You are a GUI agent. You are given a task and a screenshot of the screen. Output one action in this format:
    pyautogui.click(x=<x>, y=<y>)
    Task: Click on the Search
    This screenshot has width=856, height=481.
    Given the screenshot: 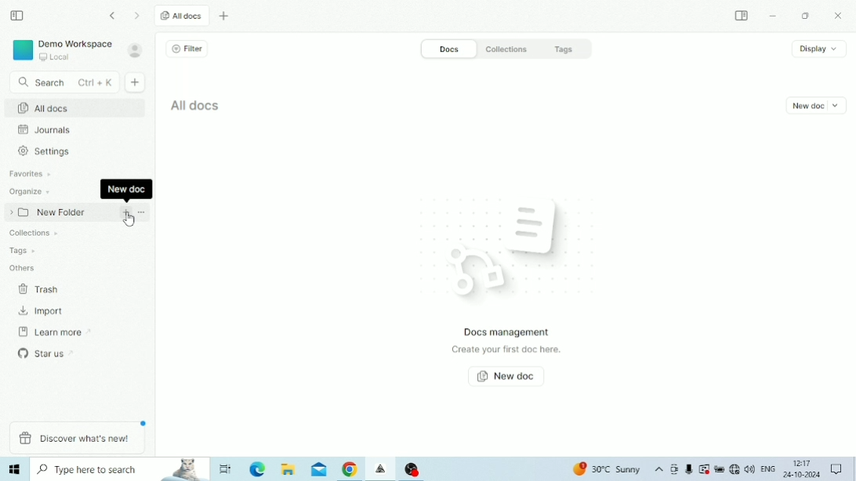 What is the action you would take?
    pyautogui.click(x=63, y=83)
    